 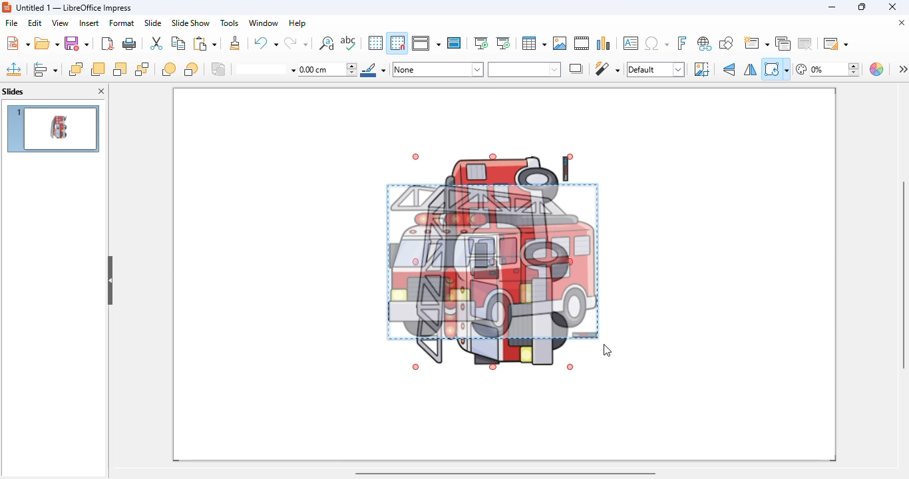 What do you see at coordinates (903, 273) in the screenshot?
I see `vertical scroll bar` at bounding box center [903, 273].